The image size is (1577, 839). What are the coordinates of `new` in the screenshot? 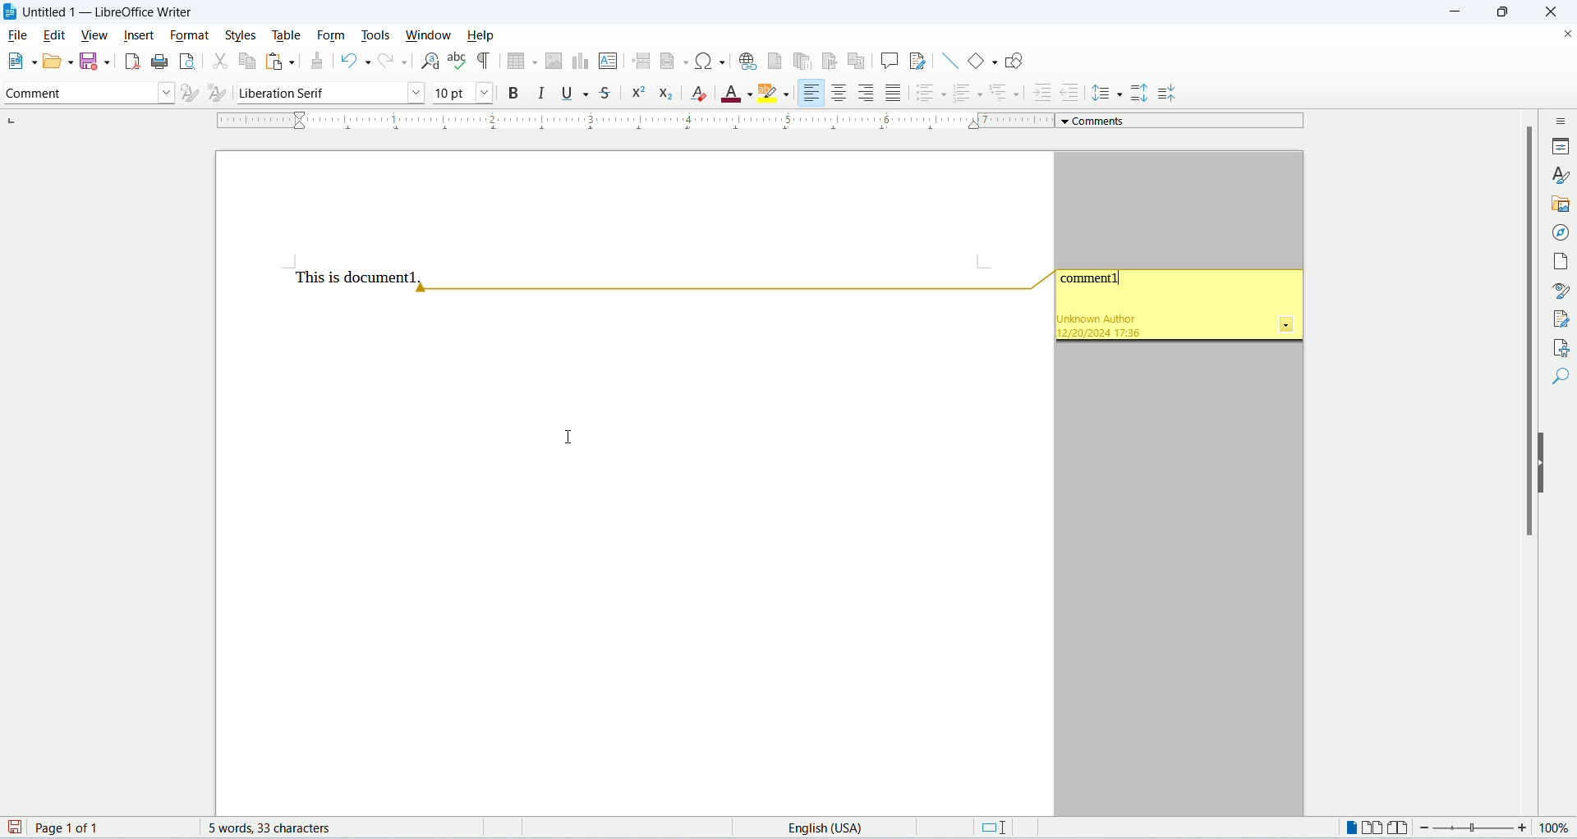 It's located at (20, 60).